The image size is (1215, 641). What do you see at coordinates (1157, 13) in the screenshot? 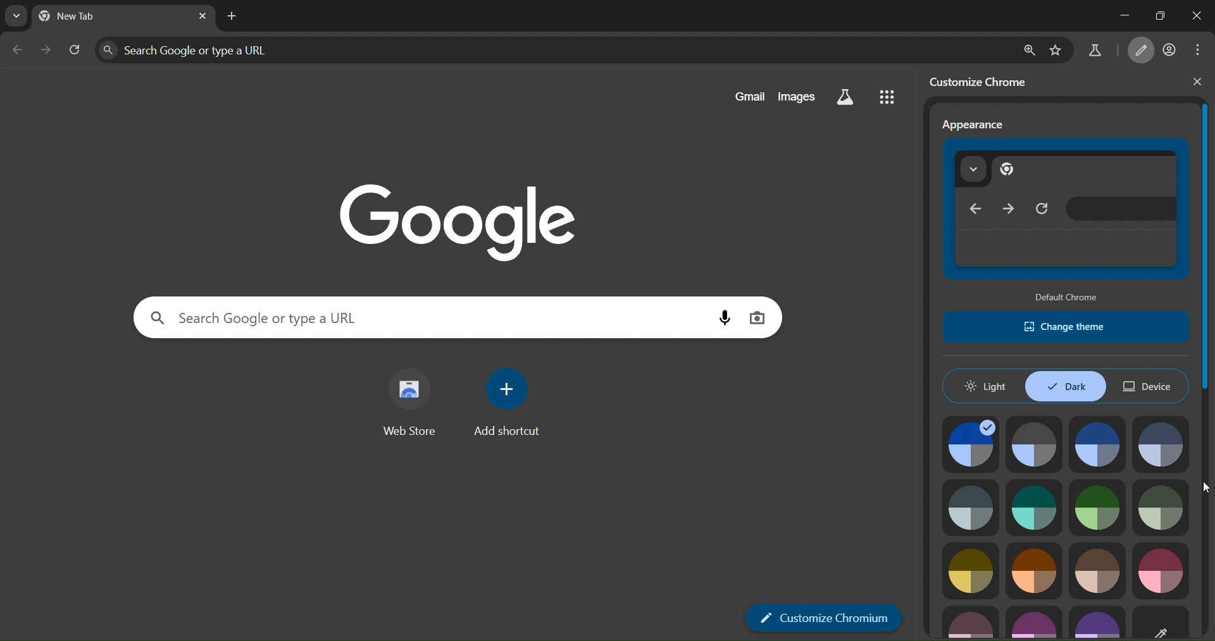
I see `restore down` at bounding box center [1157, 13].